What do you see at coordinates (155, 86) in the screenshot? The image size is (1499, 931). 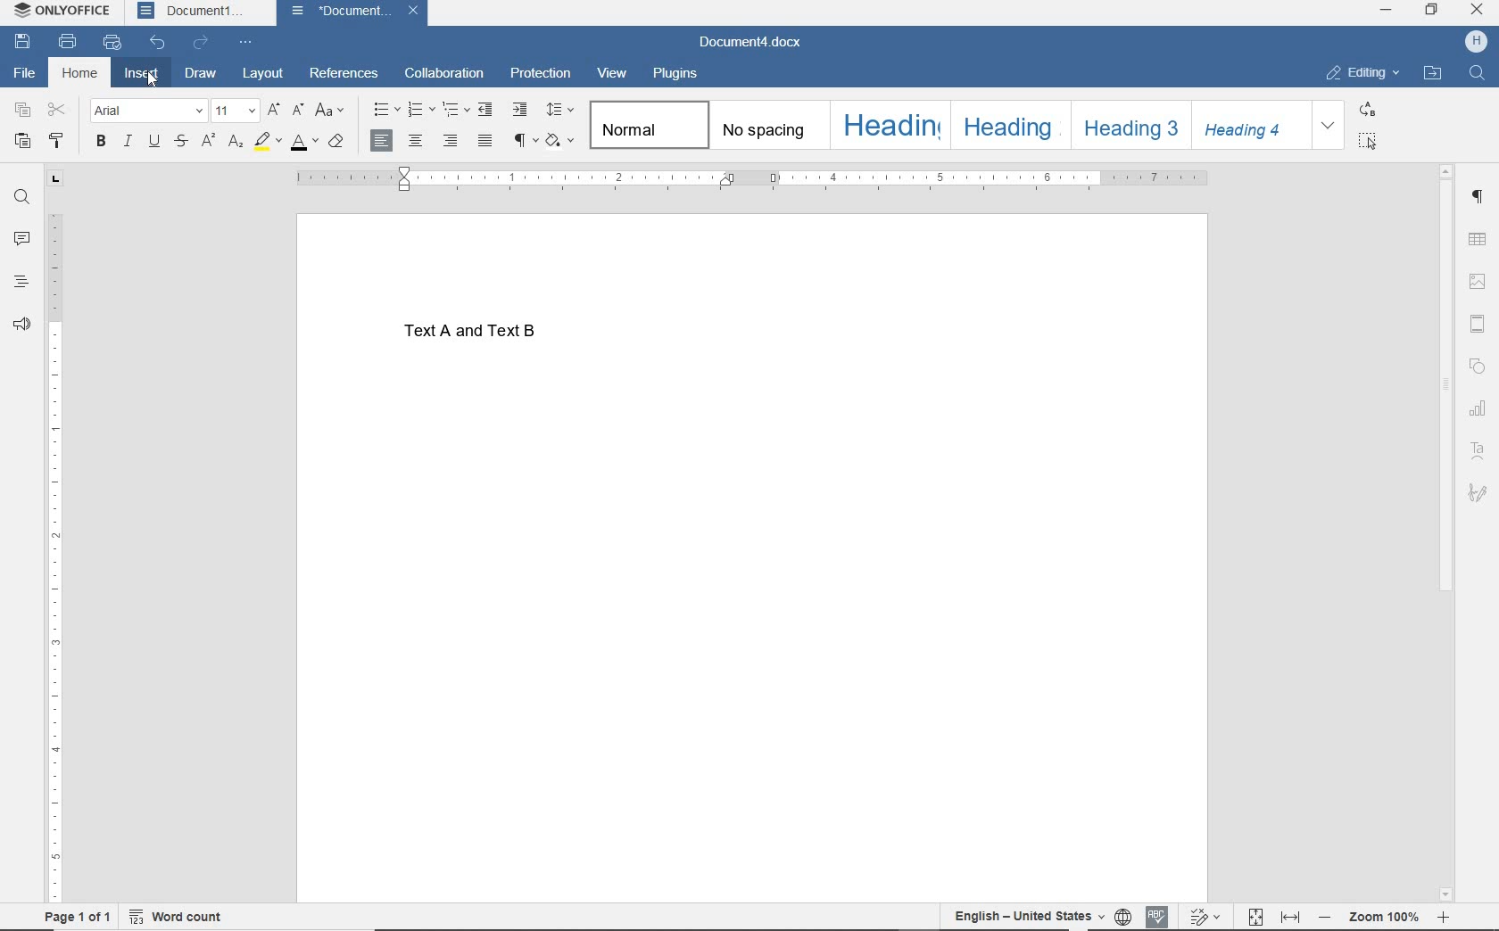 I see `cursor` at bounding box center [155, 86].